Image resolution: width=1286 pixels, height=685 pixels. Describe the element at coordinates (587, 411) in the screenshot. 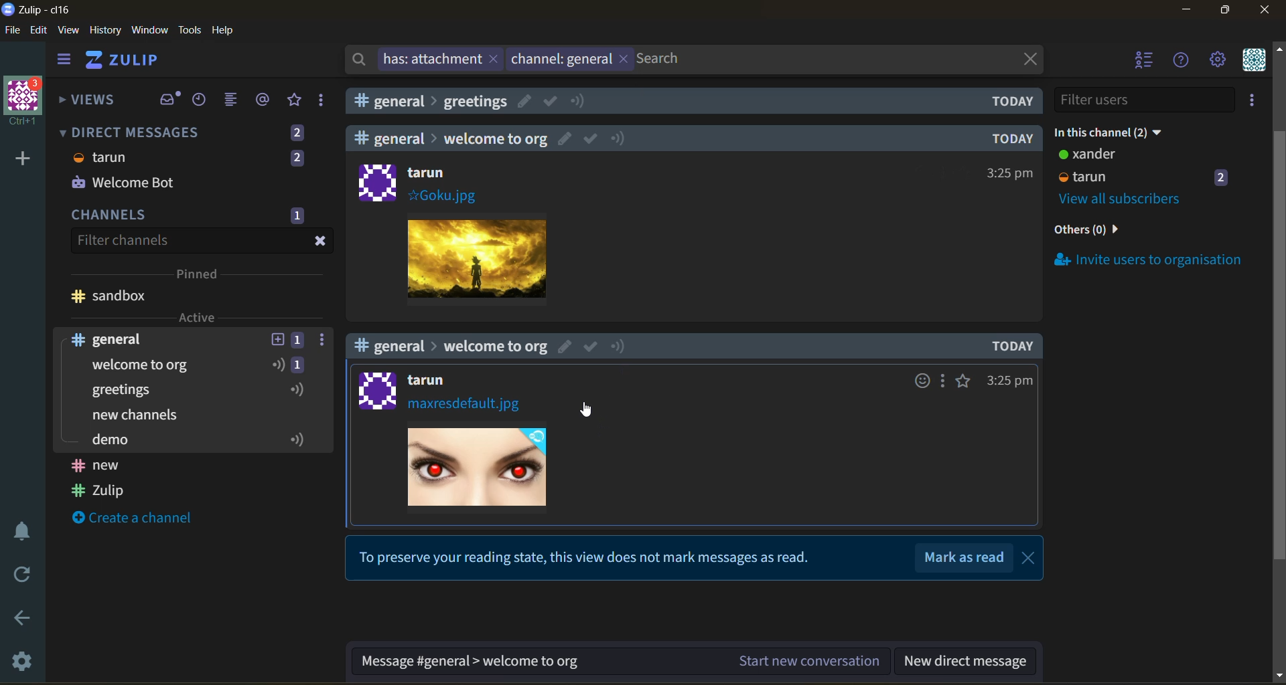

I see `cursor` at that location.